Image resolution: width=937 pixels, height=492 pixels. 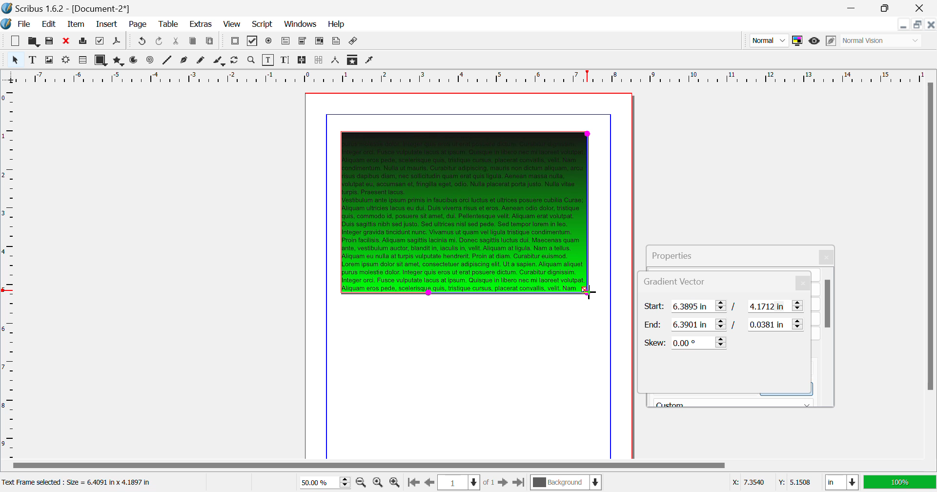 What do you see at coordinates (141, 42) in the screenshot?
I see `Redo` at bounding box center [141, 42].